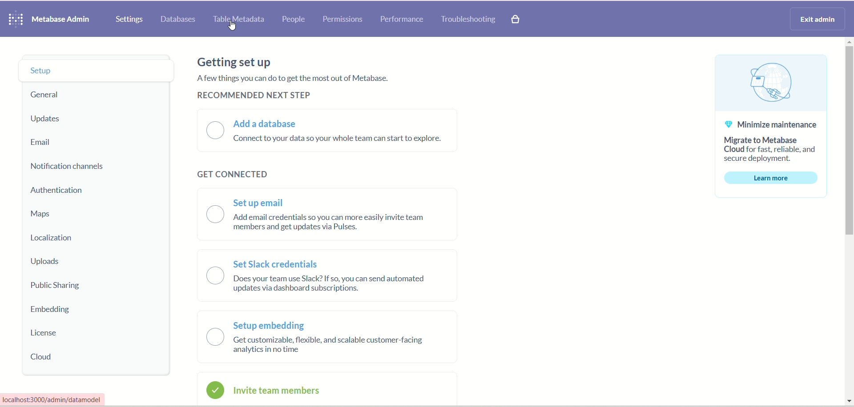  I want to click on set up email , so click(341, 201).